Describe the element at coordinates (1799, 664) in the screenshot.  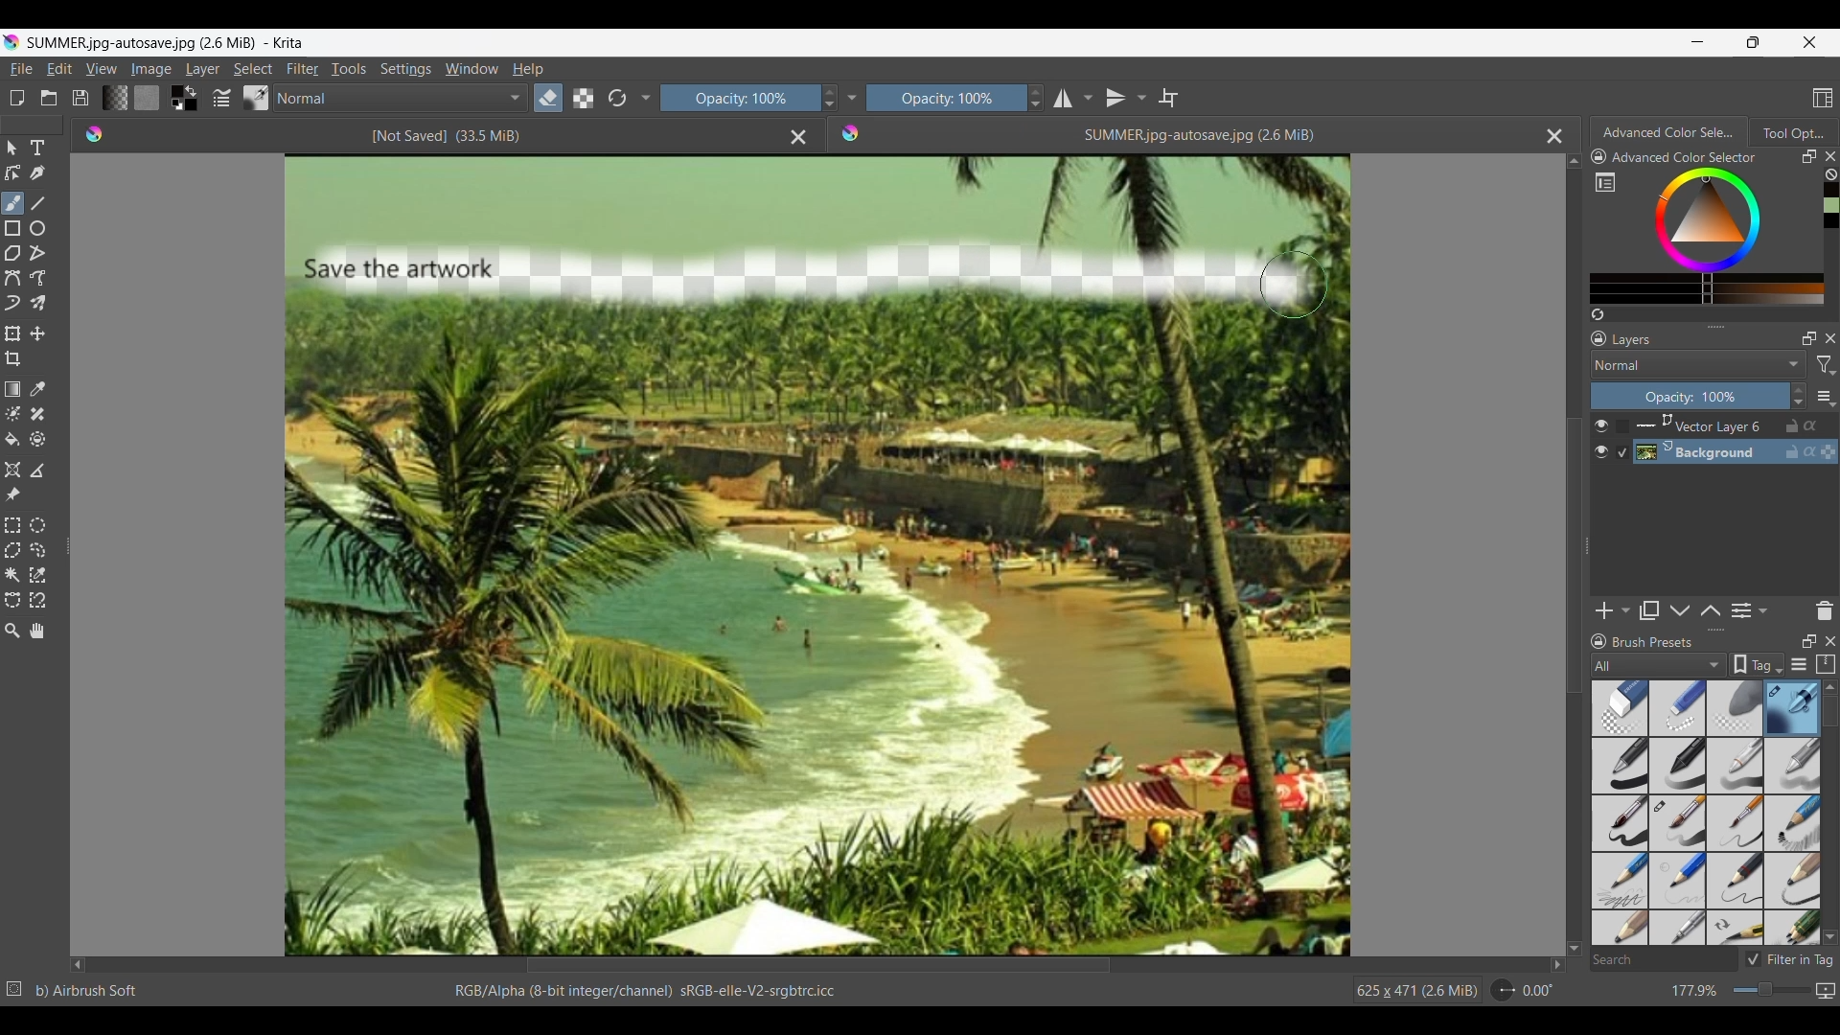
I see `Display settings` at that location.